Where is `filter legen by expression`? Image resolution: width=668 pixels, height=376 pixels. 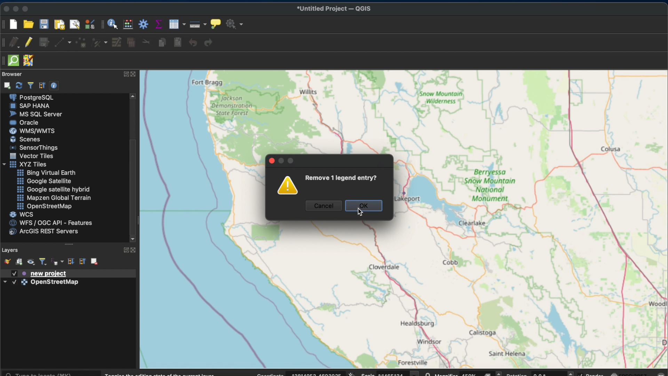 filter legen by expression is located at coordinates (58, 262).